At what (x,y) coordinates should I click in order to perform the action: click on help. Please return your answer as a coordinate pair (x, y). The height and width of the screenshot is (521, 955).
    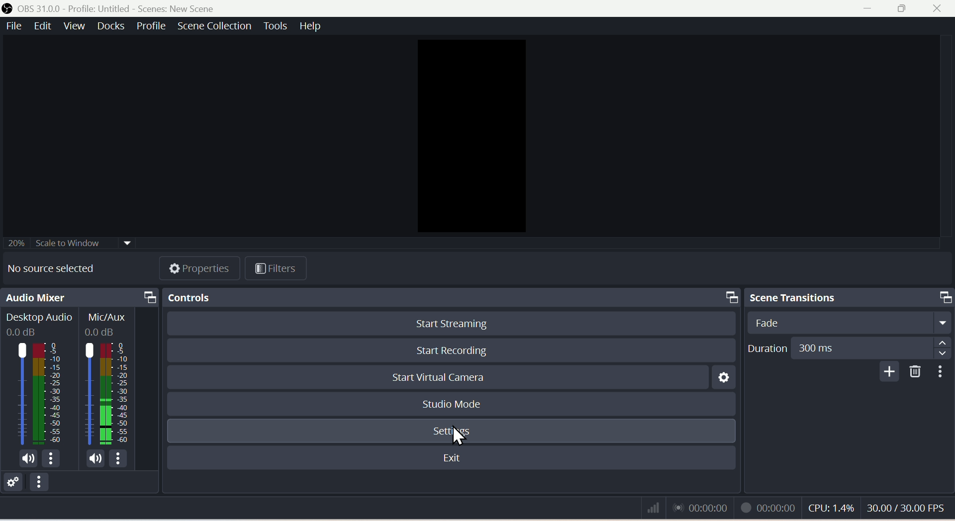
    Looking at the image, I should click on (315, 26).